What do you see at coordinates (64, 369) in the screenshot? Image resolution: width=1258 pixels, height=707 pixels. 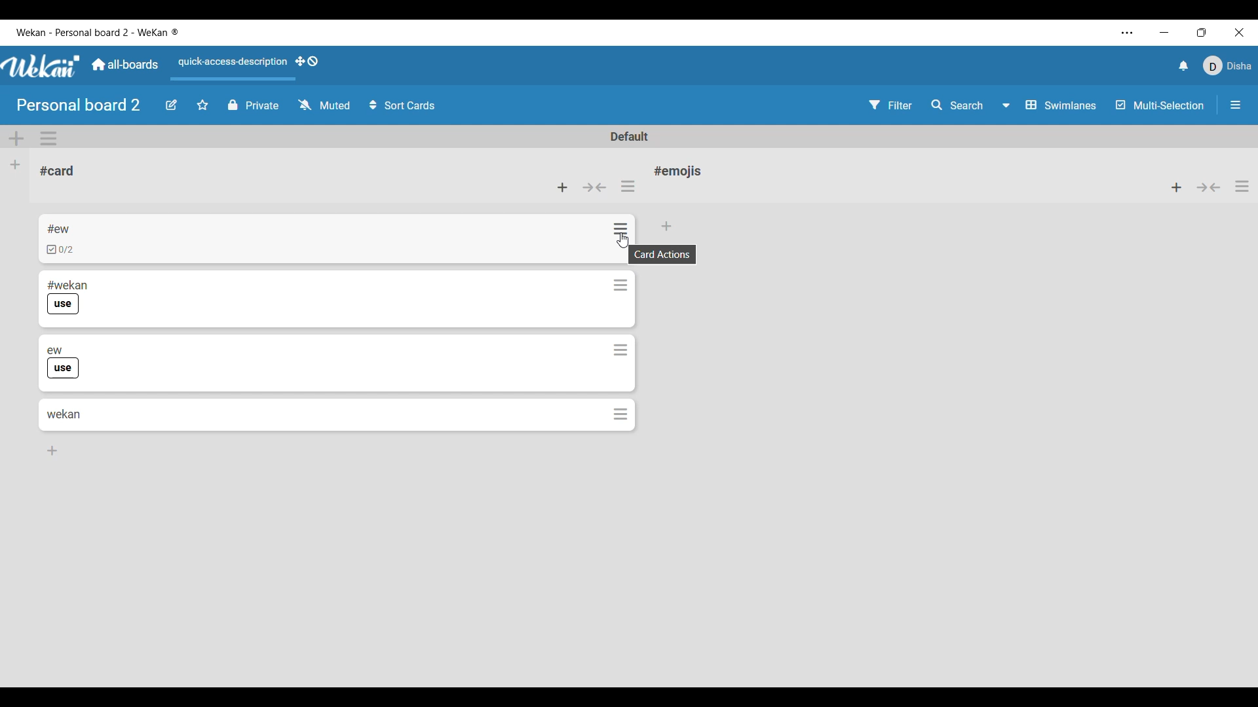 I see `Indicates use of label in card` at bounding box center [64, 369].